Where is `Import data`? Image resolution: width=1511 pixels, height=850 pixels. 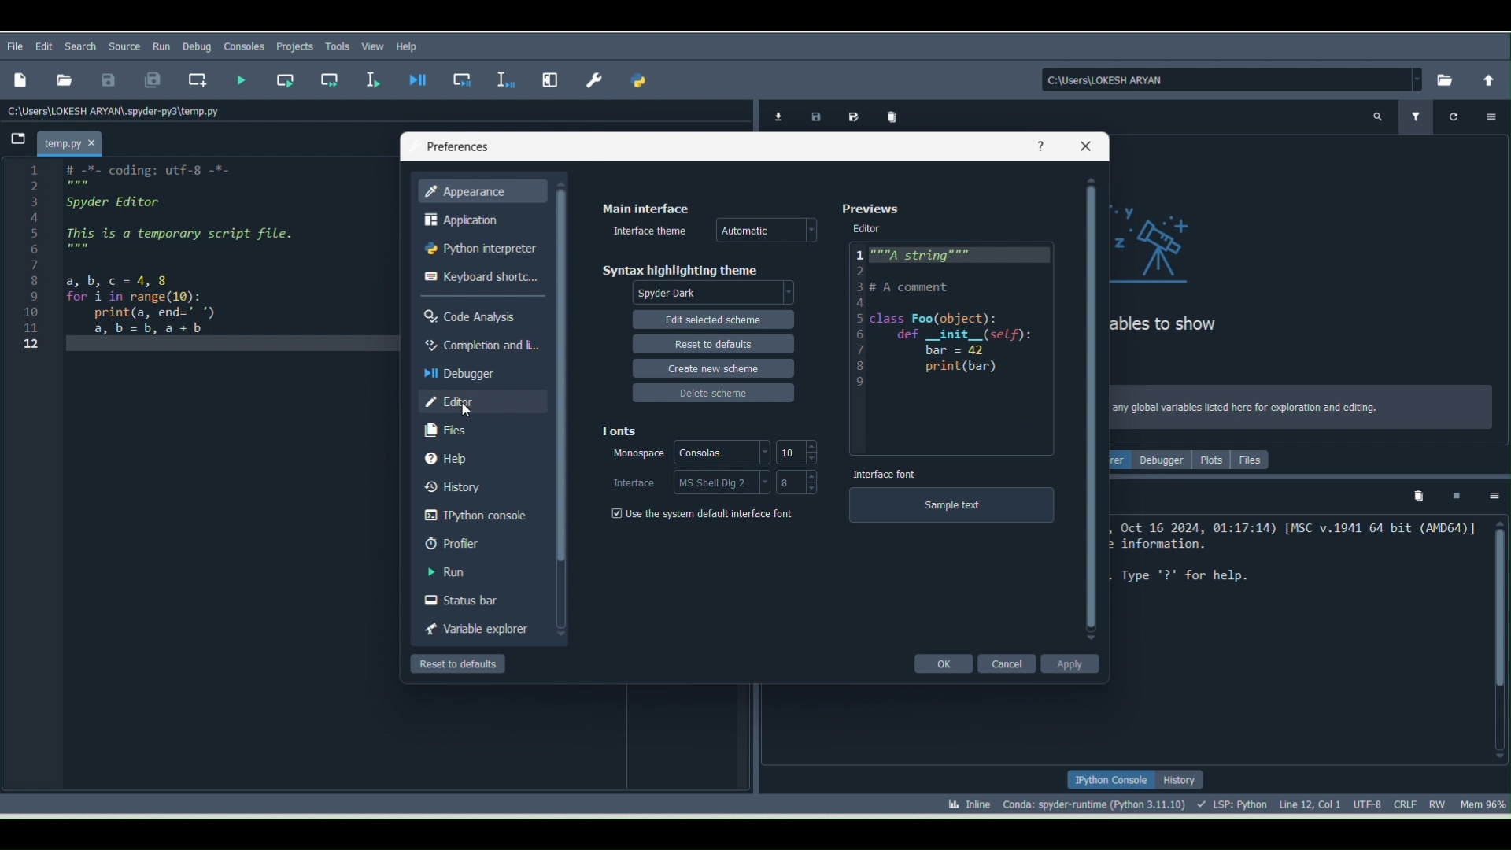
Import data is located at coordinates (775, 116).